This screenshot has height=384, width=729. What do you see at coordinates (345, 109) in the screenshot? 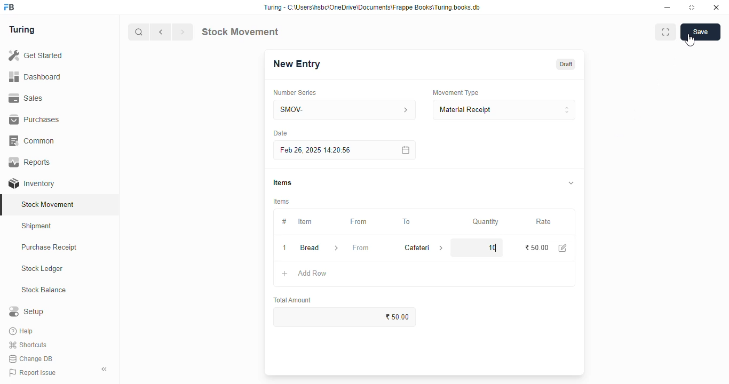
I see `SMOV-` at bounding box center [345, 109].